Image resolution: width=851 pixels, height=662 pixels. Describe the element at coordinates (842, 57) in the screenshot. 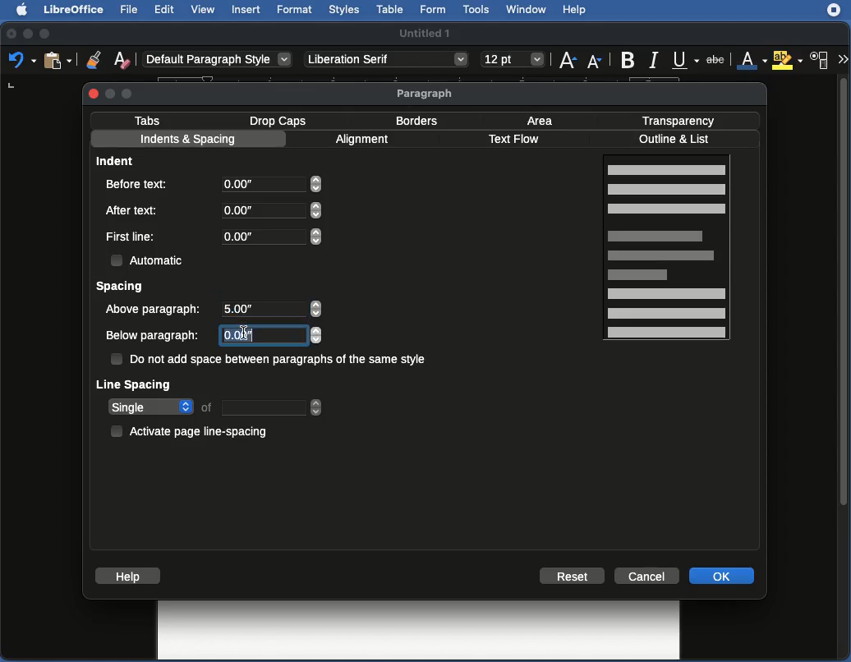

I see `More` at that location.